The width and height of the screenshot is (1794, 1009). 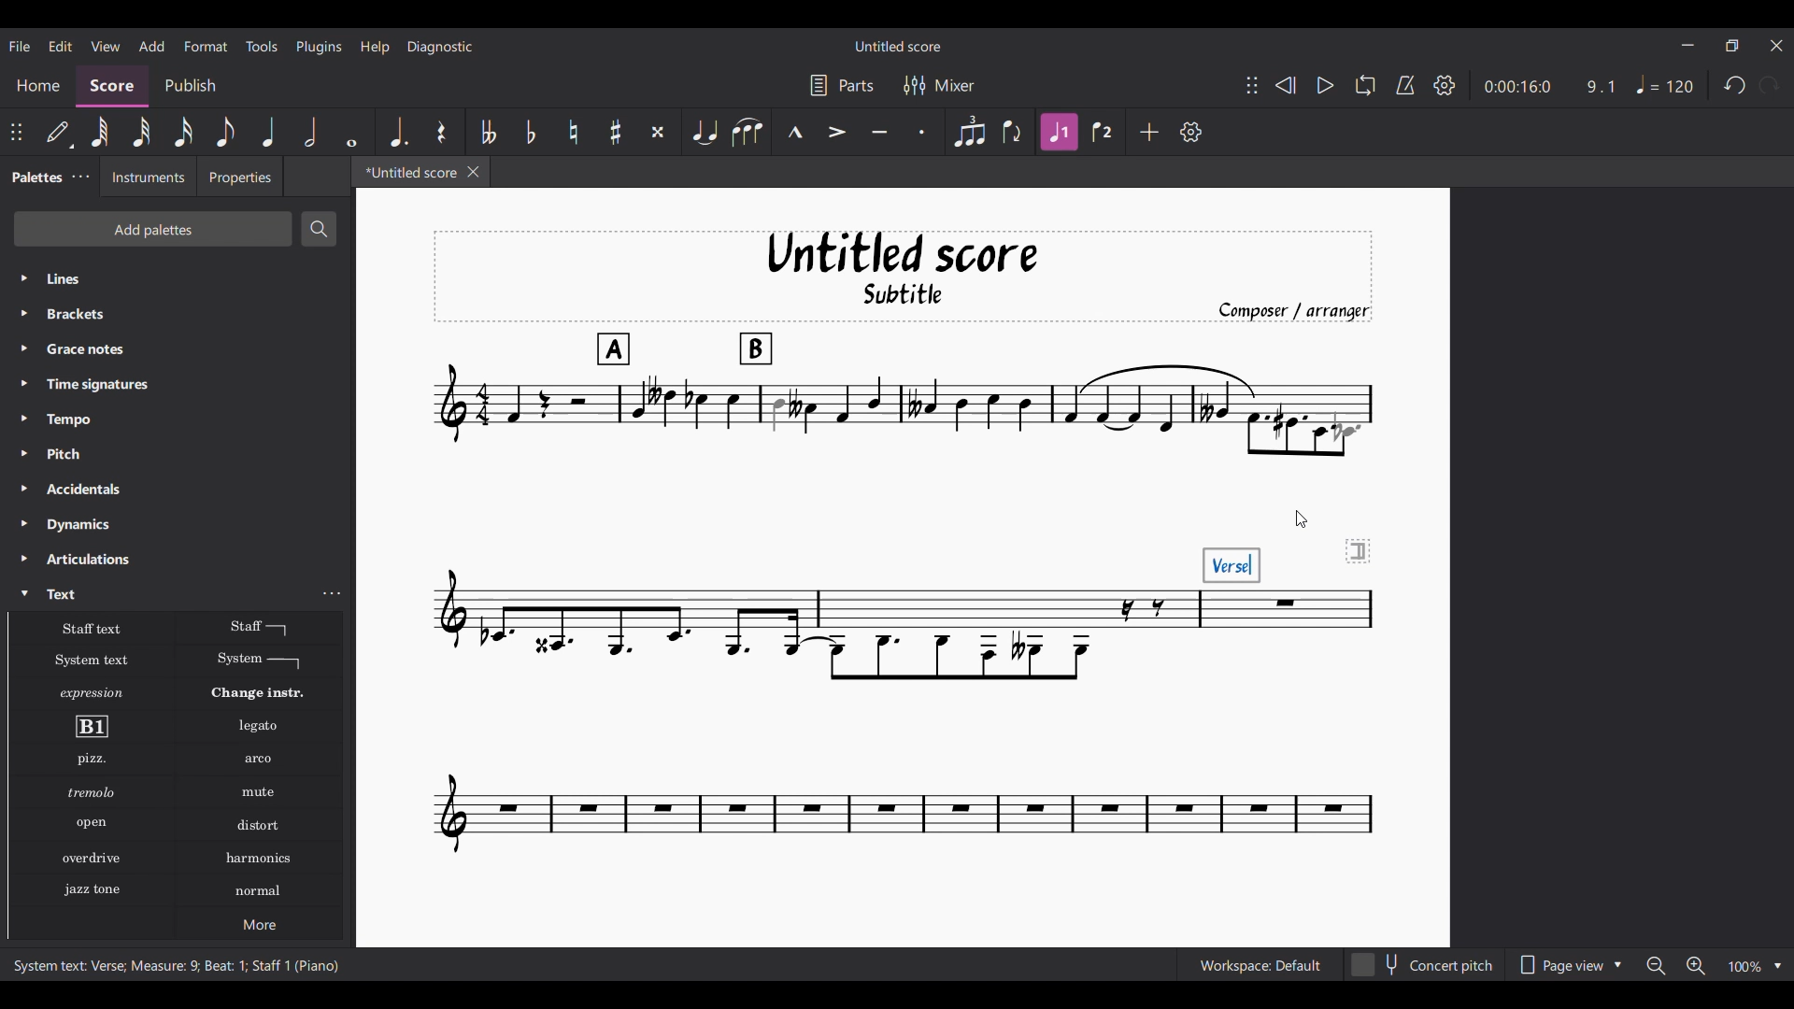 What do you see at coordinates (332, 593) in the screenshot?
I see `Text settings` at bounding box center [332, 593].